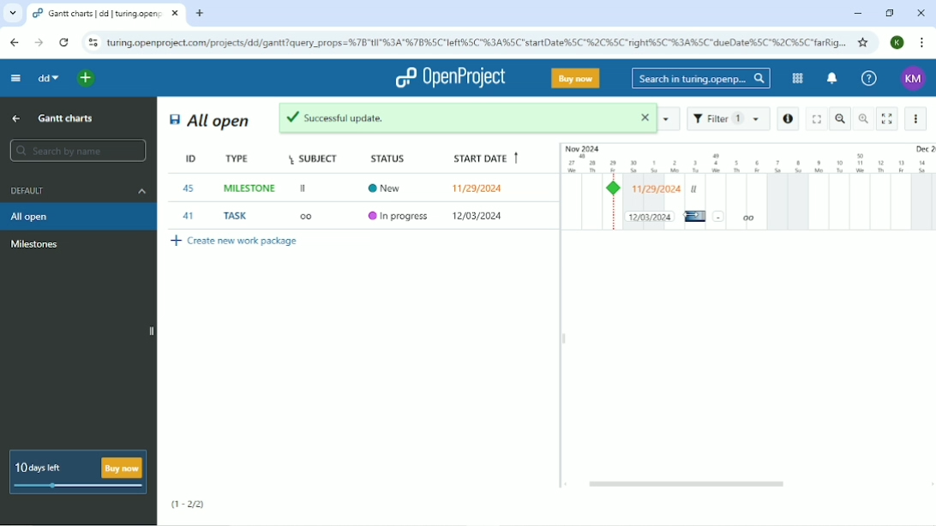 The width and height of the screenshot is (936, 526). I want to click on Milestone, so click(616, 188).